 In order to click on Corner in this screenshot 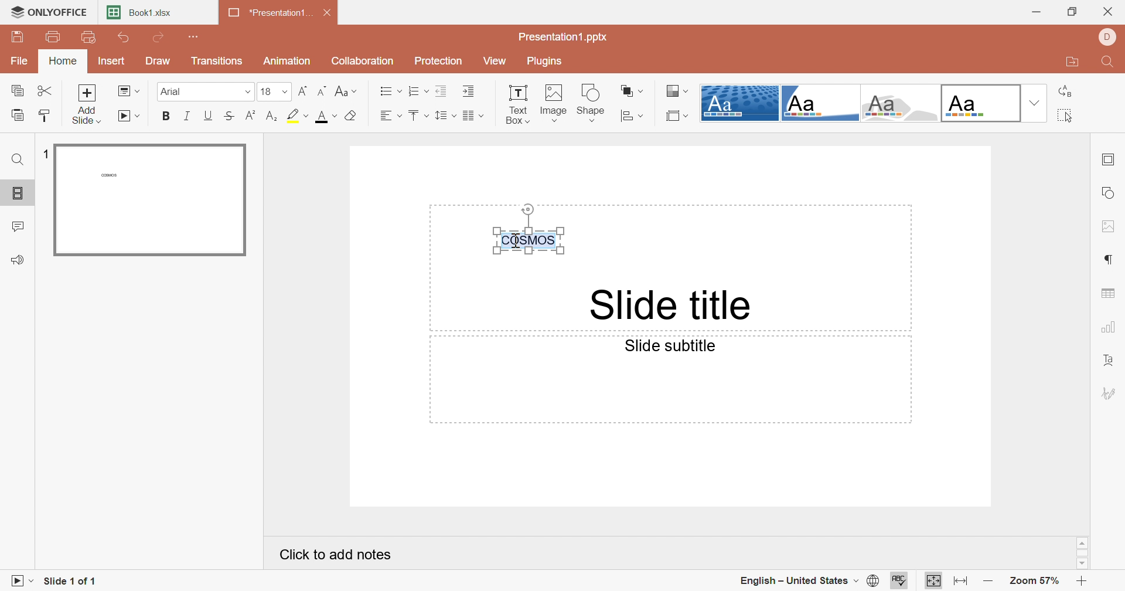, I will do `click(821, 103)`.